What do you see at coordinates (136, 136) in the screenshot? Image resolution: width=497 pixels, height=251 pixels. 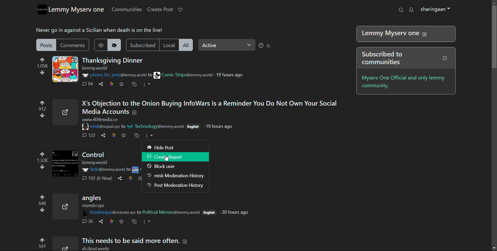 I see `Cross post` at bounding box center [136, 136].